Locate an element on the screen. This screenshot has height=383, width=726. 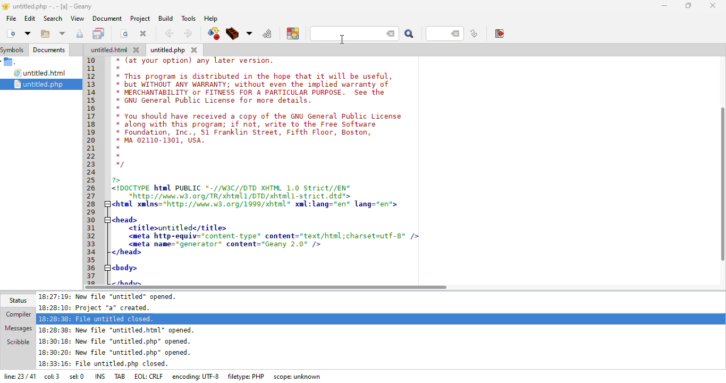
<title>untitled</title> is located at coordinates (178, 228).